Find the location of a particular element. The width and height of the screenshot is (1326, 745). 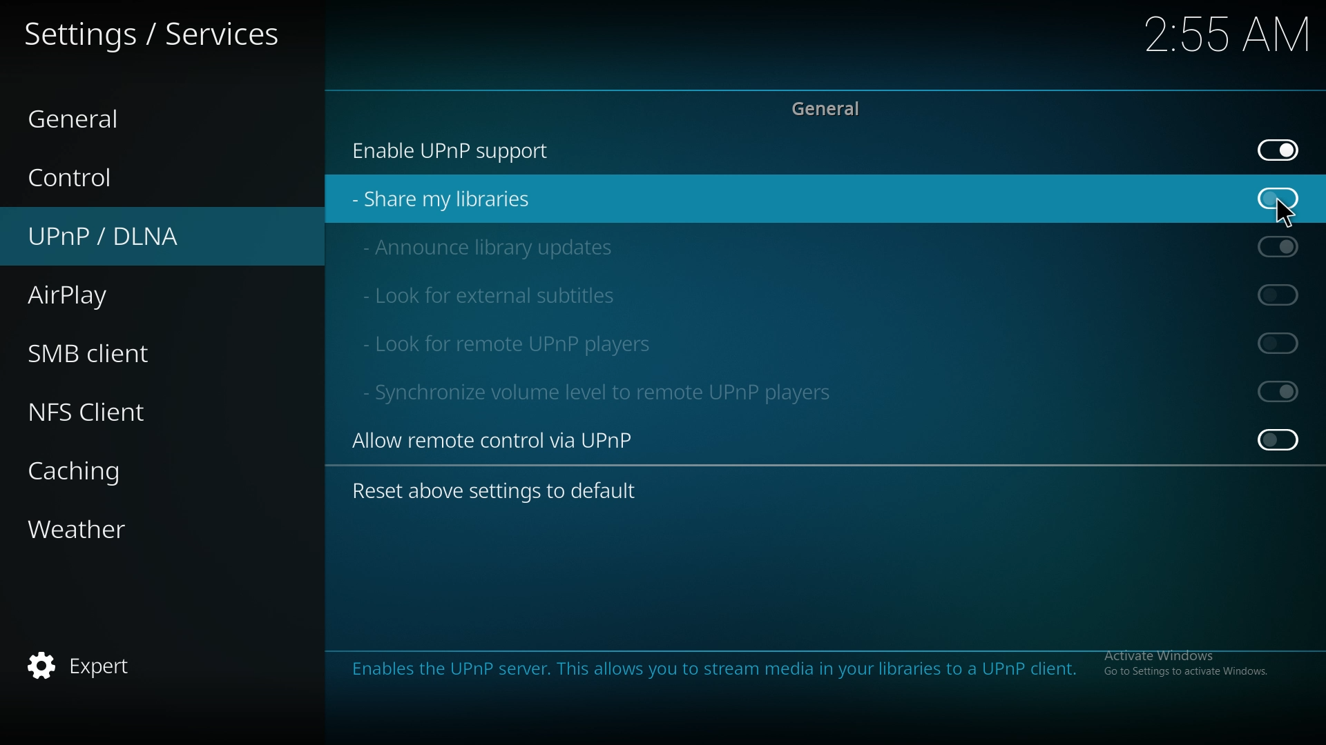

On (Greyed out) is located at coordinates (1279, 390).